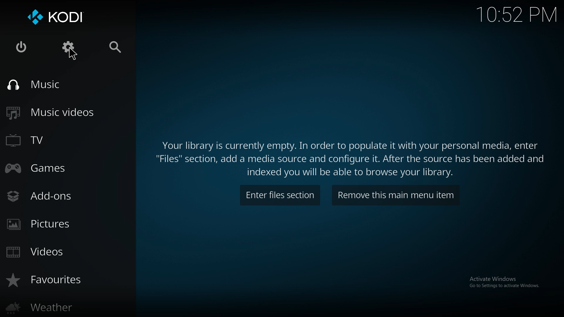 The height and width of the screenshot is (317, 564). What do you see at coordinates (280, 196) in the screenshot?
I see `enter files section` at bounding box center [280, 196].